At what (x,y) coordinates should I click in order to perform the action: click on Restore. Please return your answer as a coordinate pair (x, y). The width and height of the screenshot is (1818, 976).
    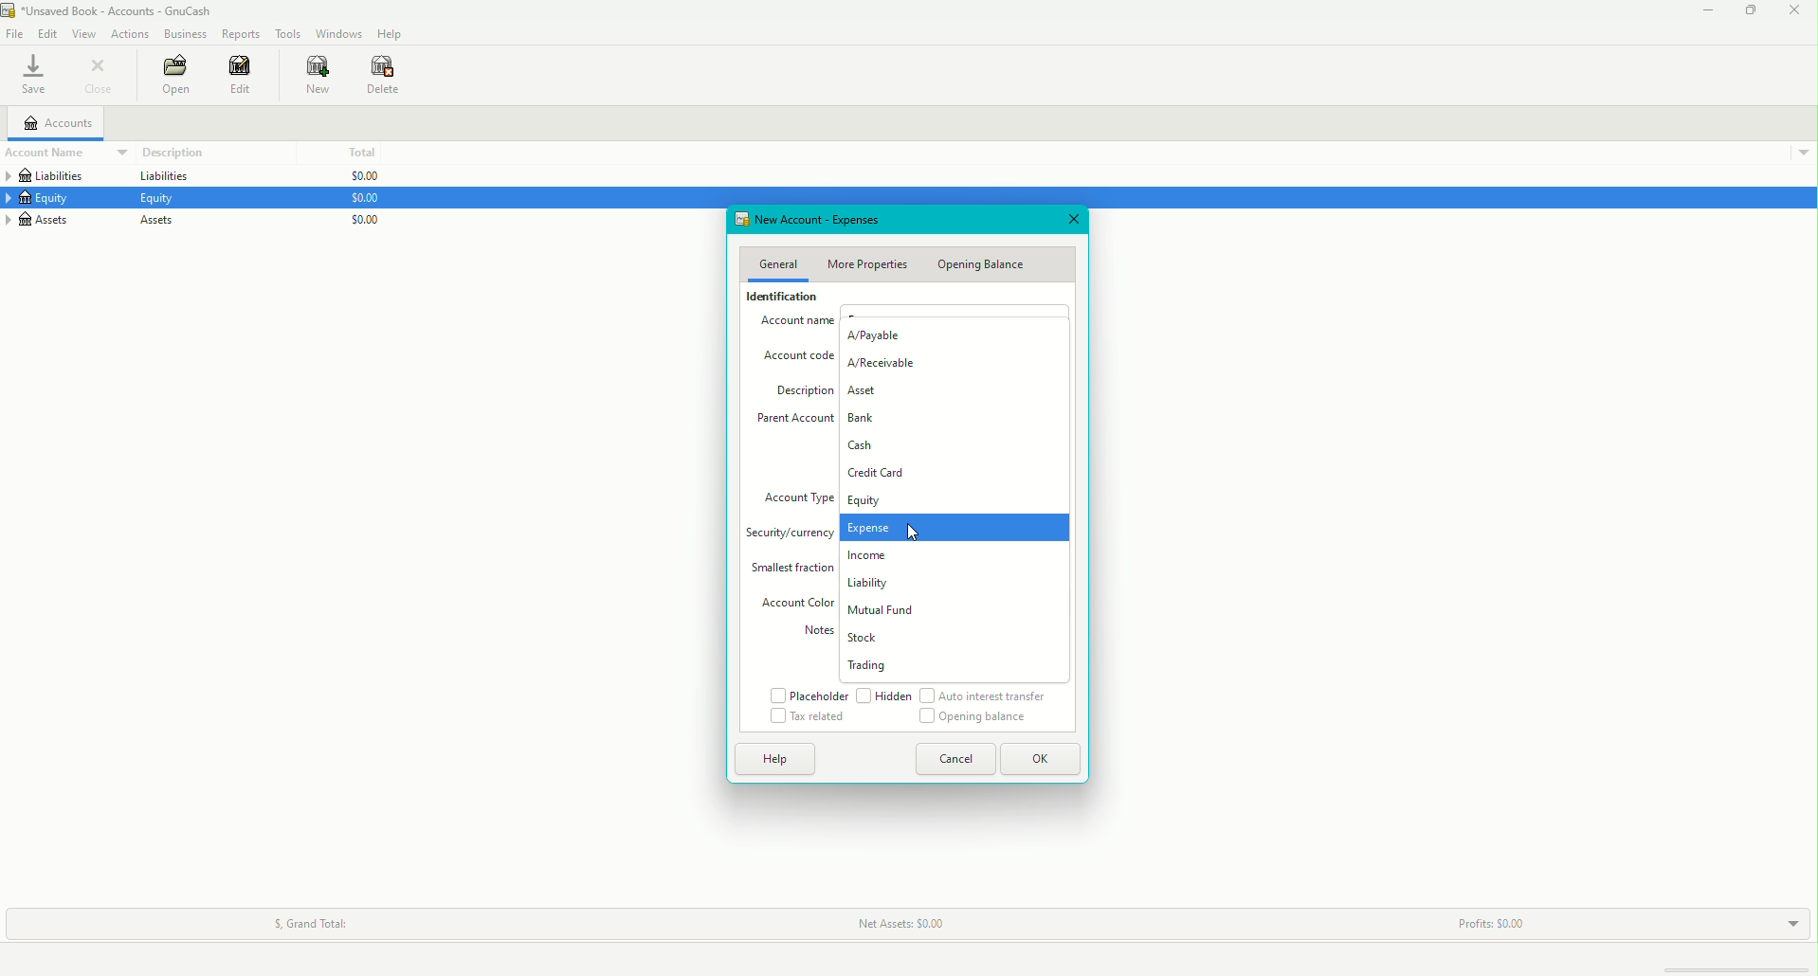
    Looking at the image, I should click on (1750, 14).